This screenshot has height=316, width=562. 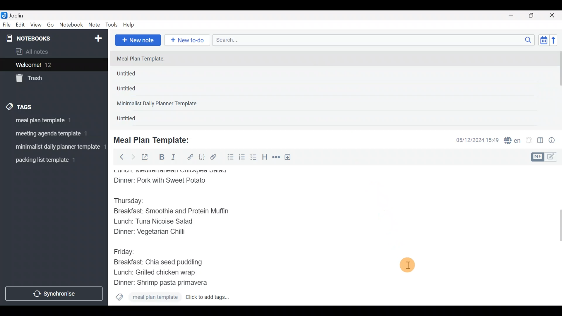 What do you see at coordinates (242, 158) in the screenshot?
I see `Numbered list` at bounding box center [242, 158].